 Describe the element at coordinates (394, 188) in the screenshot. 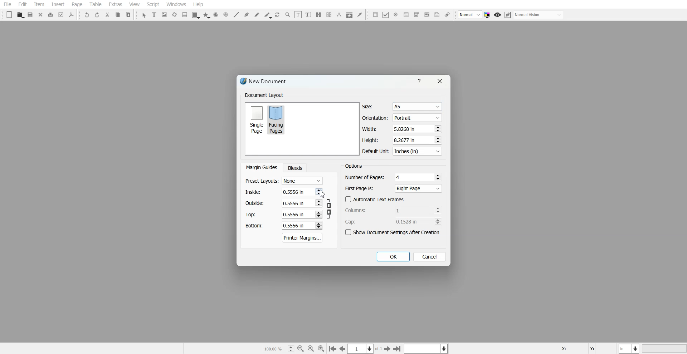

I see `First Page is` at that location.